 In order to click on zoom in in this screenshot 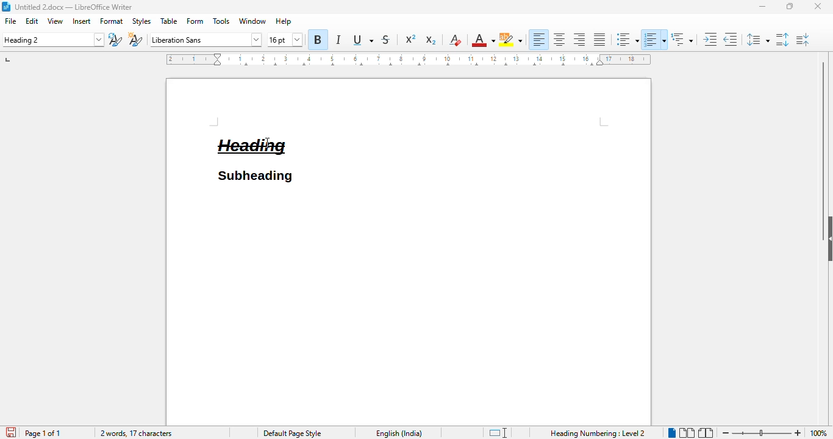, I will do `click(799, 433)`.